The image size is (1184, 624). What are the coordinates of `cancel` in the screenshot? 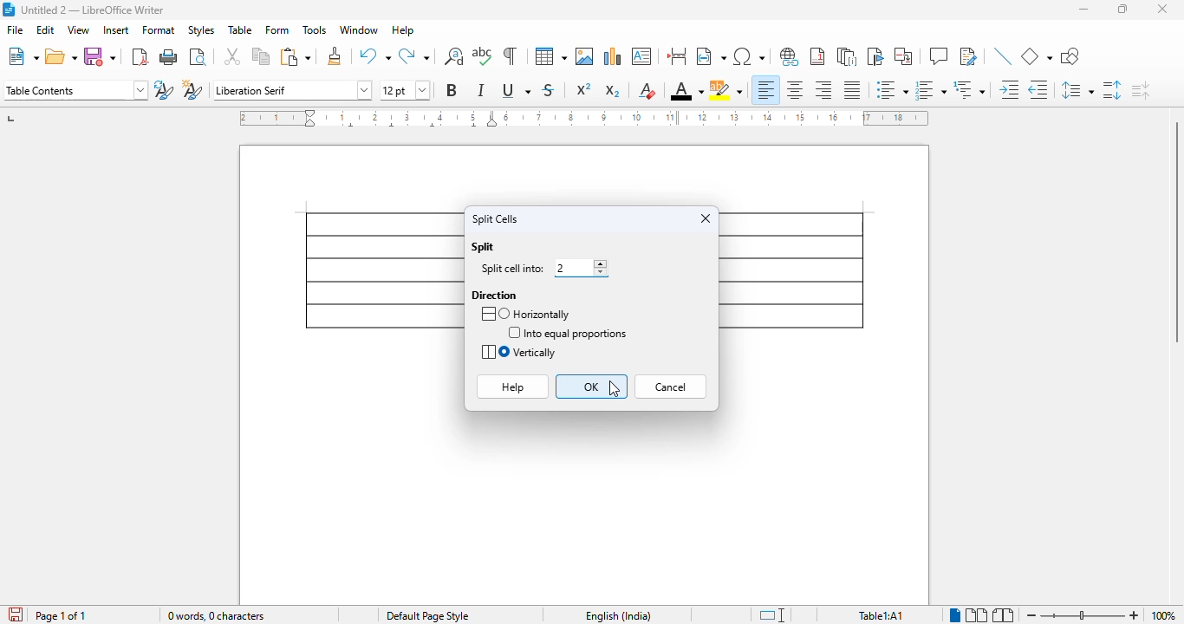 It's located at (671, 387).